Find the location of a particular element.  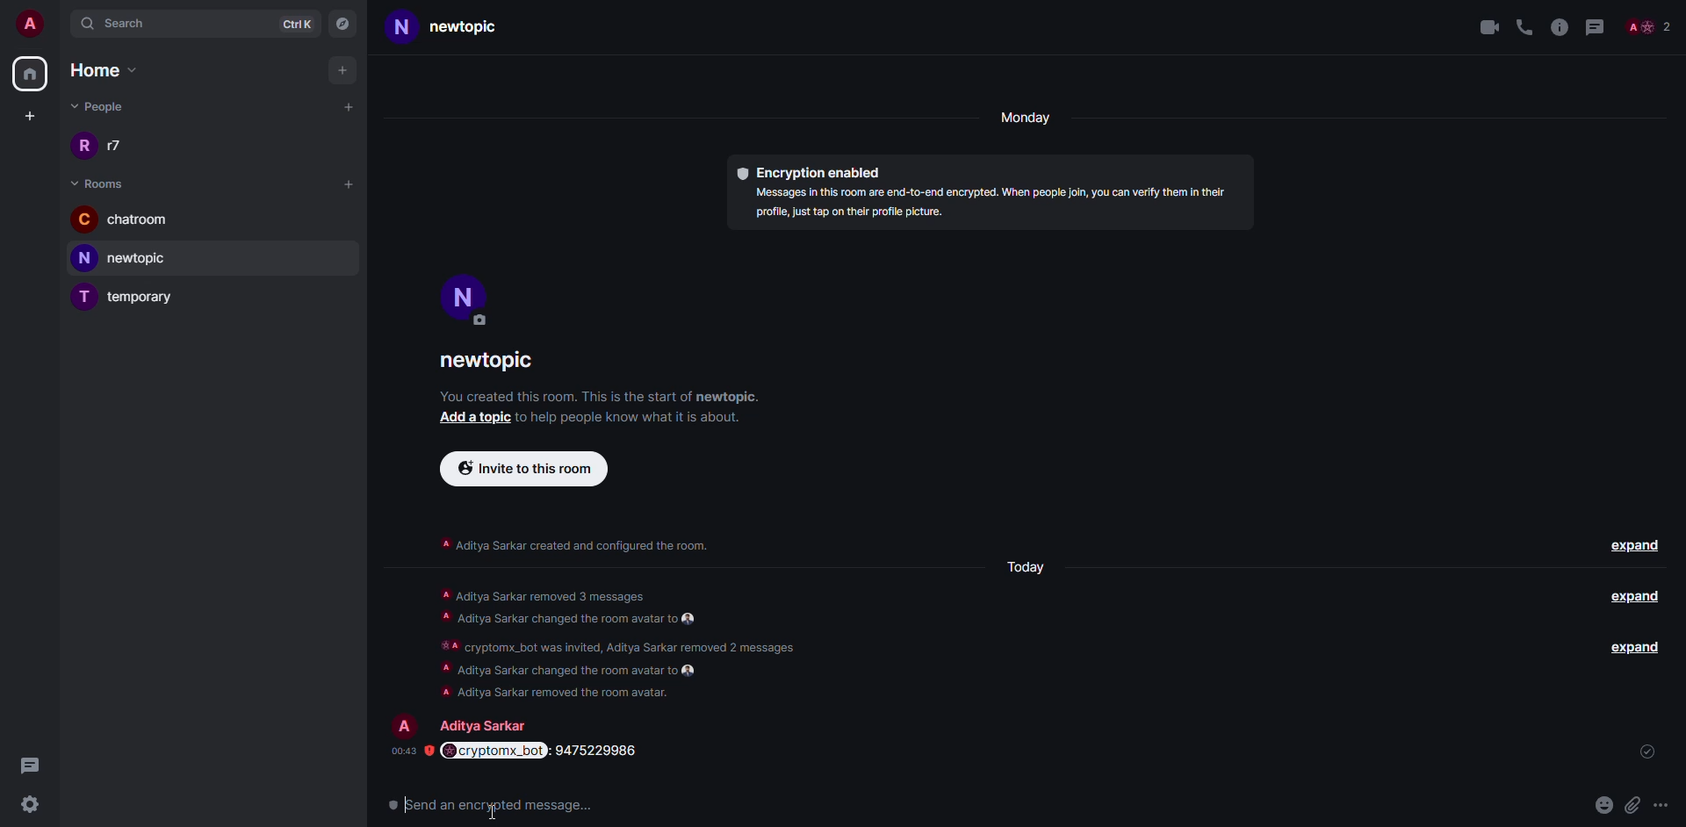

threads is located at coordinates (30, 765).